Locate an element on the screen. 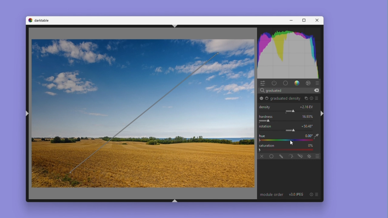 The image size is (388, 218). blending options is located at coordinates (309, 156).